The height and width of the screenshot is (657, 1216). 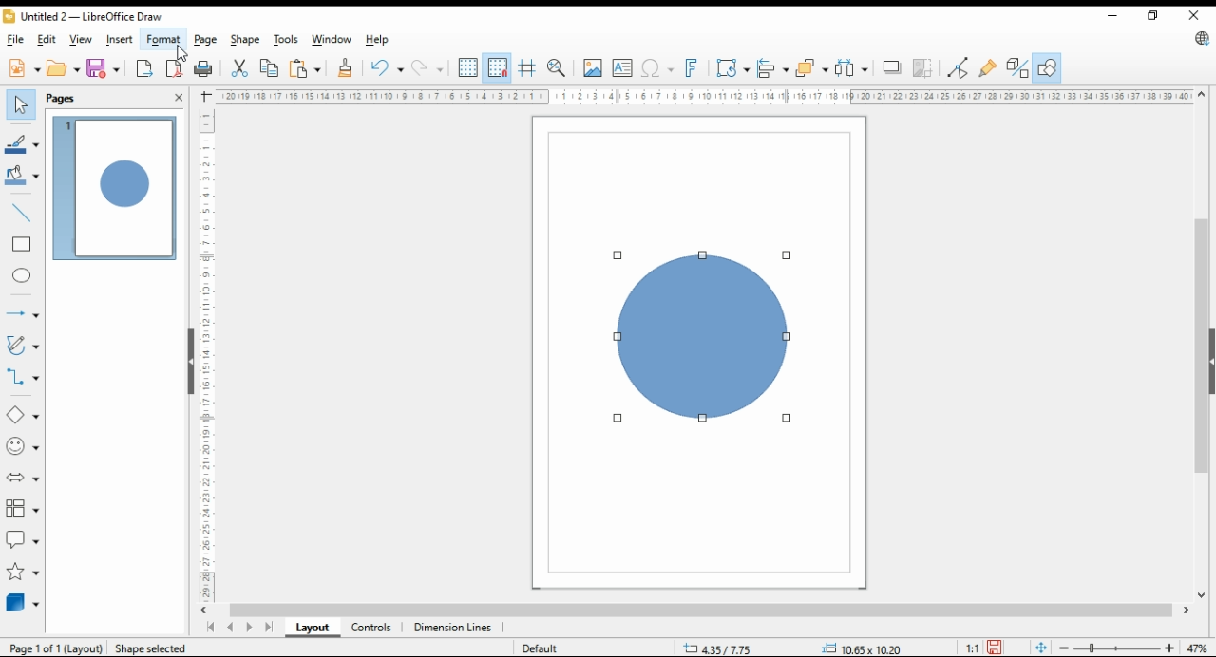 I want to click on curves and polygons, so click(x=22, y=346).